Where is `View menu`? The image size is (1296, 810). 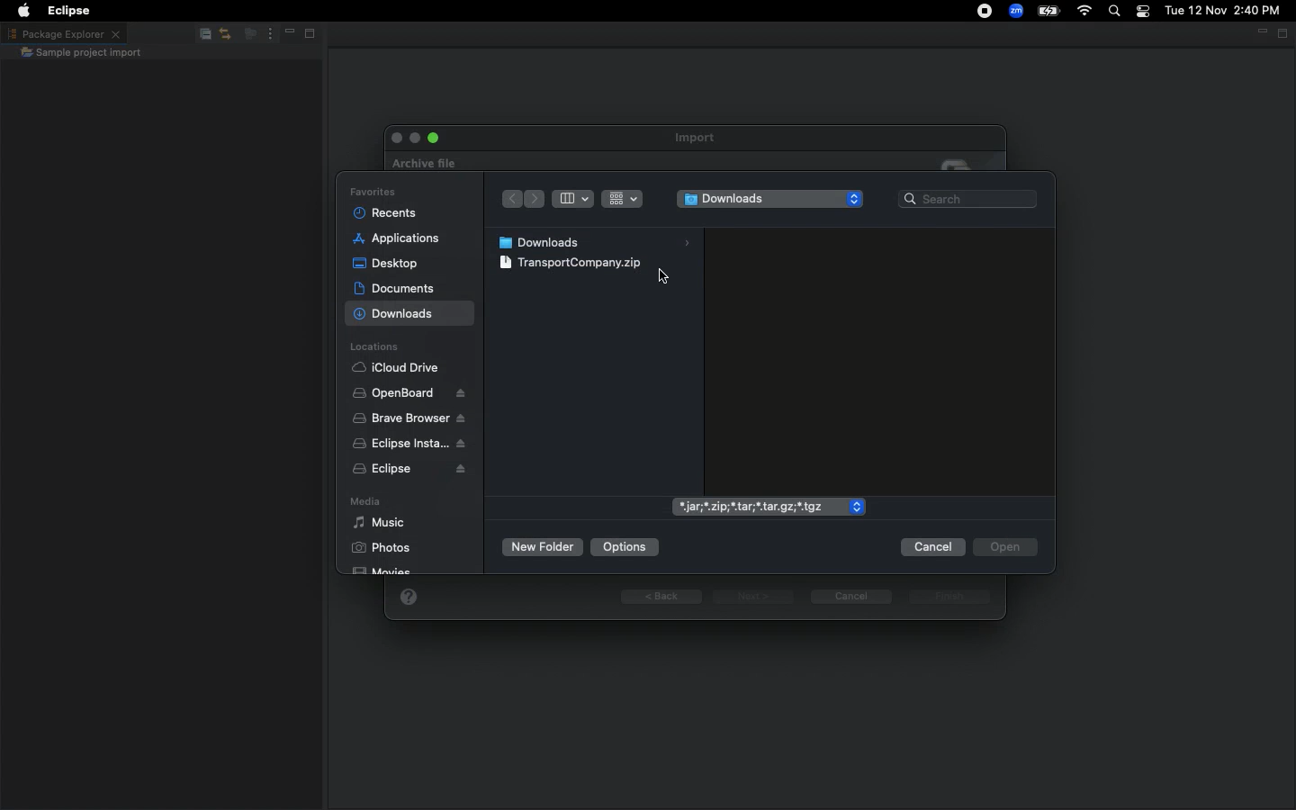
View menu is located at coordinates (266, 34).